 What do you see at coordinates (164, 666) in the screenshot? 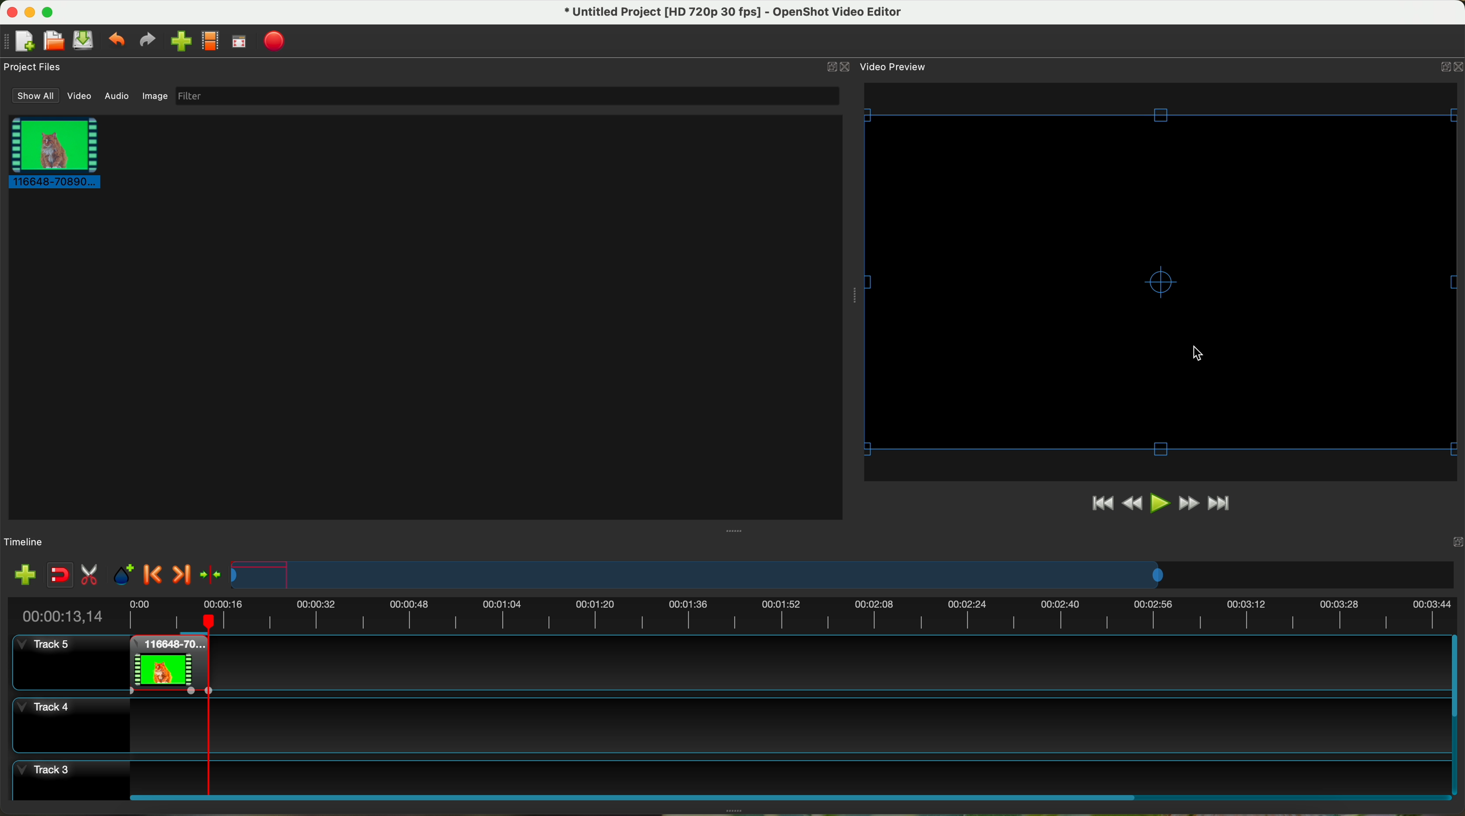
I see `right click` at bounding box center [164, 666].